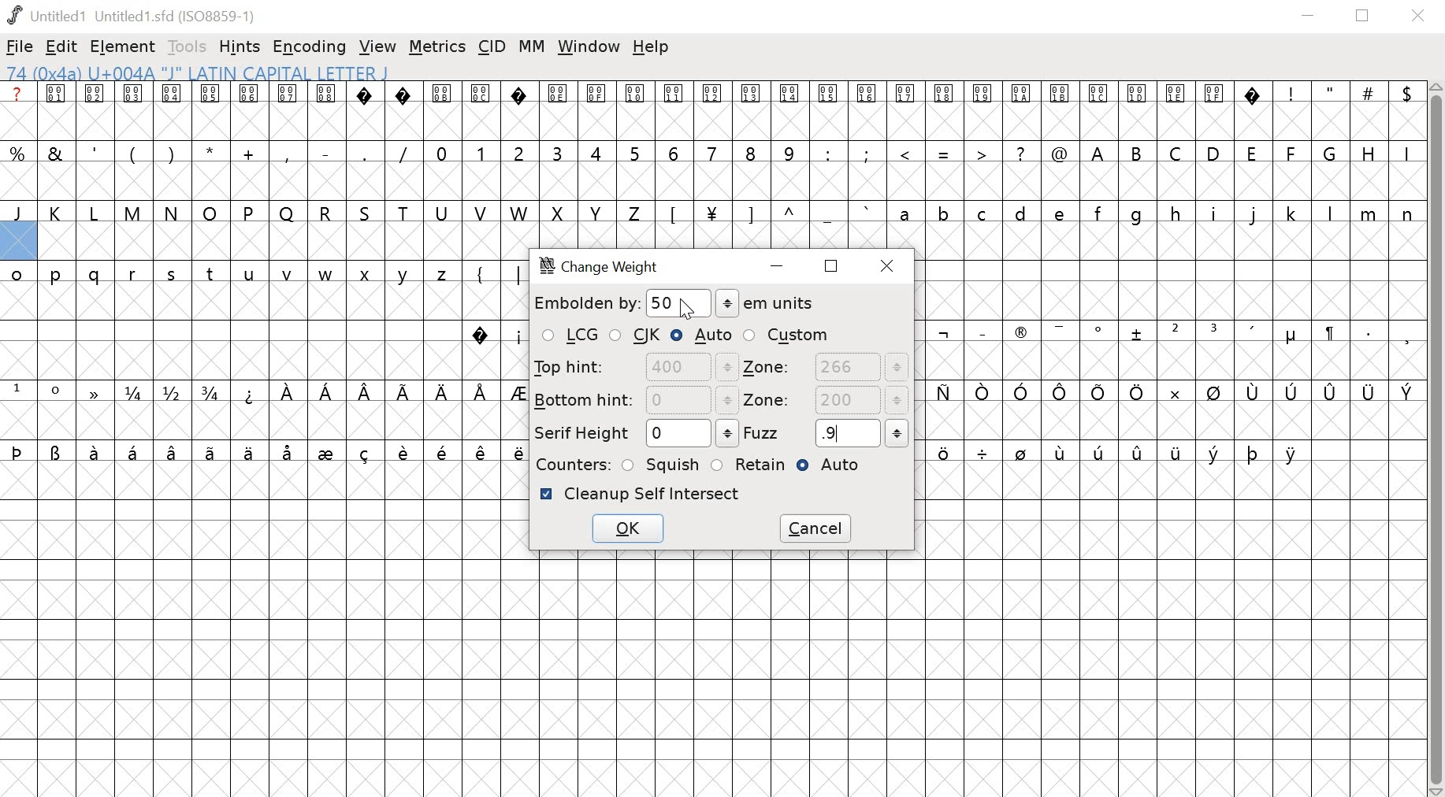  I want to click on fractions, so click(176, 394).